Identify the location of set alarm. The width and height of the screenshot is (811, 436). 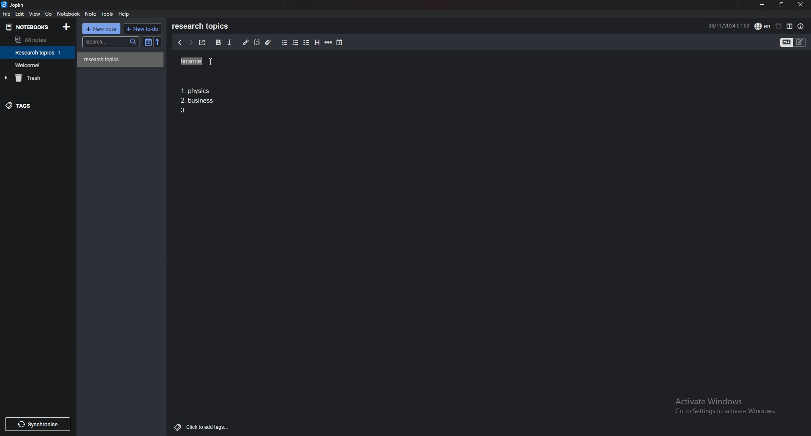
(778, 26).